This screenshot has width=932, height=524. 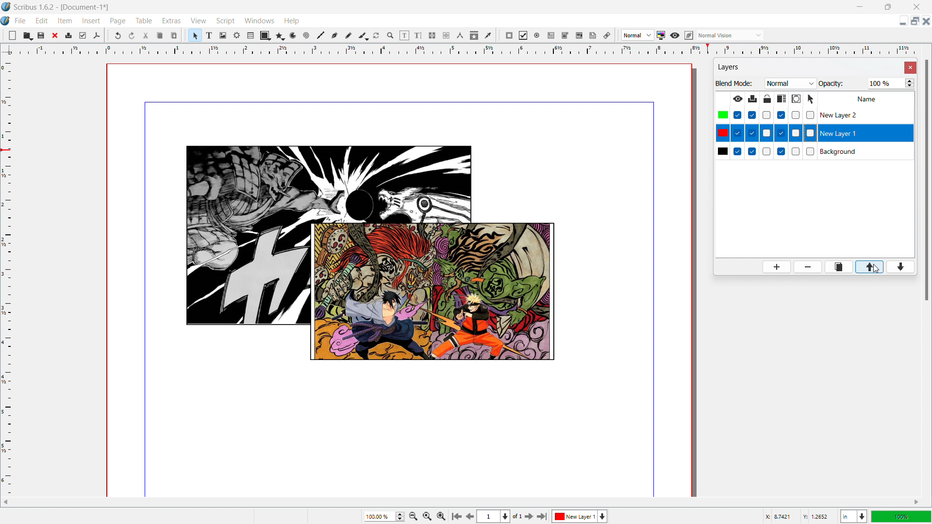 What do you see at coordinates (108, 34) in the screenshot?
I see `move toolbox` at bounding box center [108, 34].